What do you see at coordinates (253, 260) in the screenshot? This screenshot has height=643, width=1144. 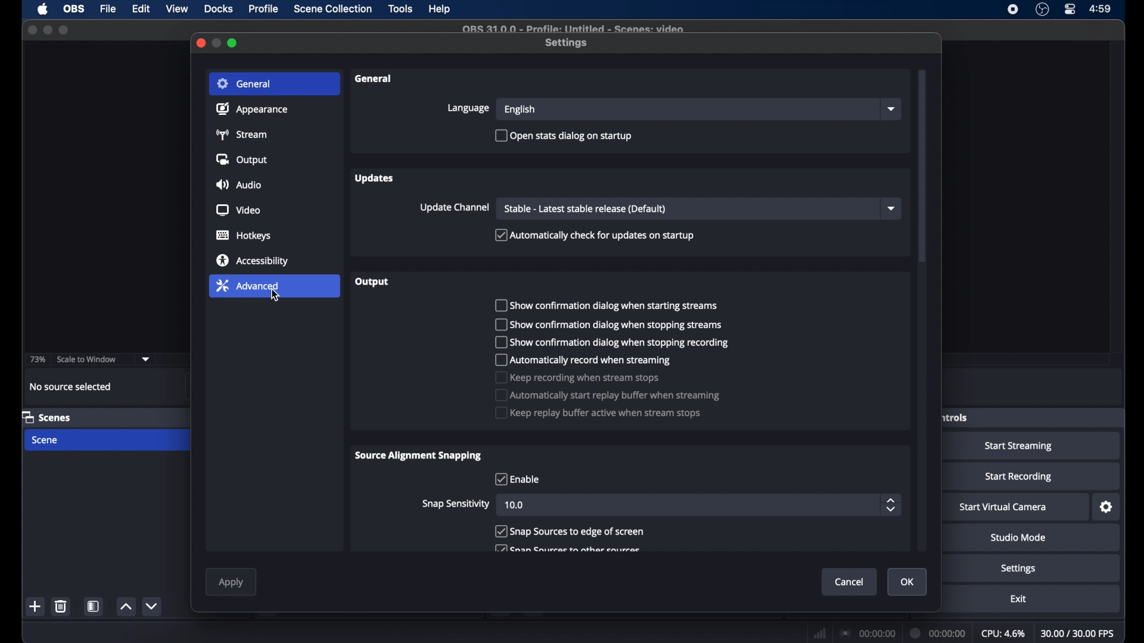 I see `accessibility` at bounding box center [253, 260].